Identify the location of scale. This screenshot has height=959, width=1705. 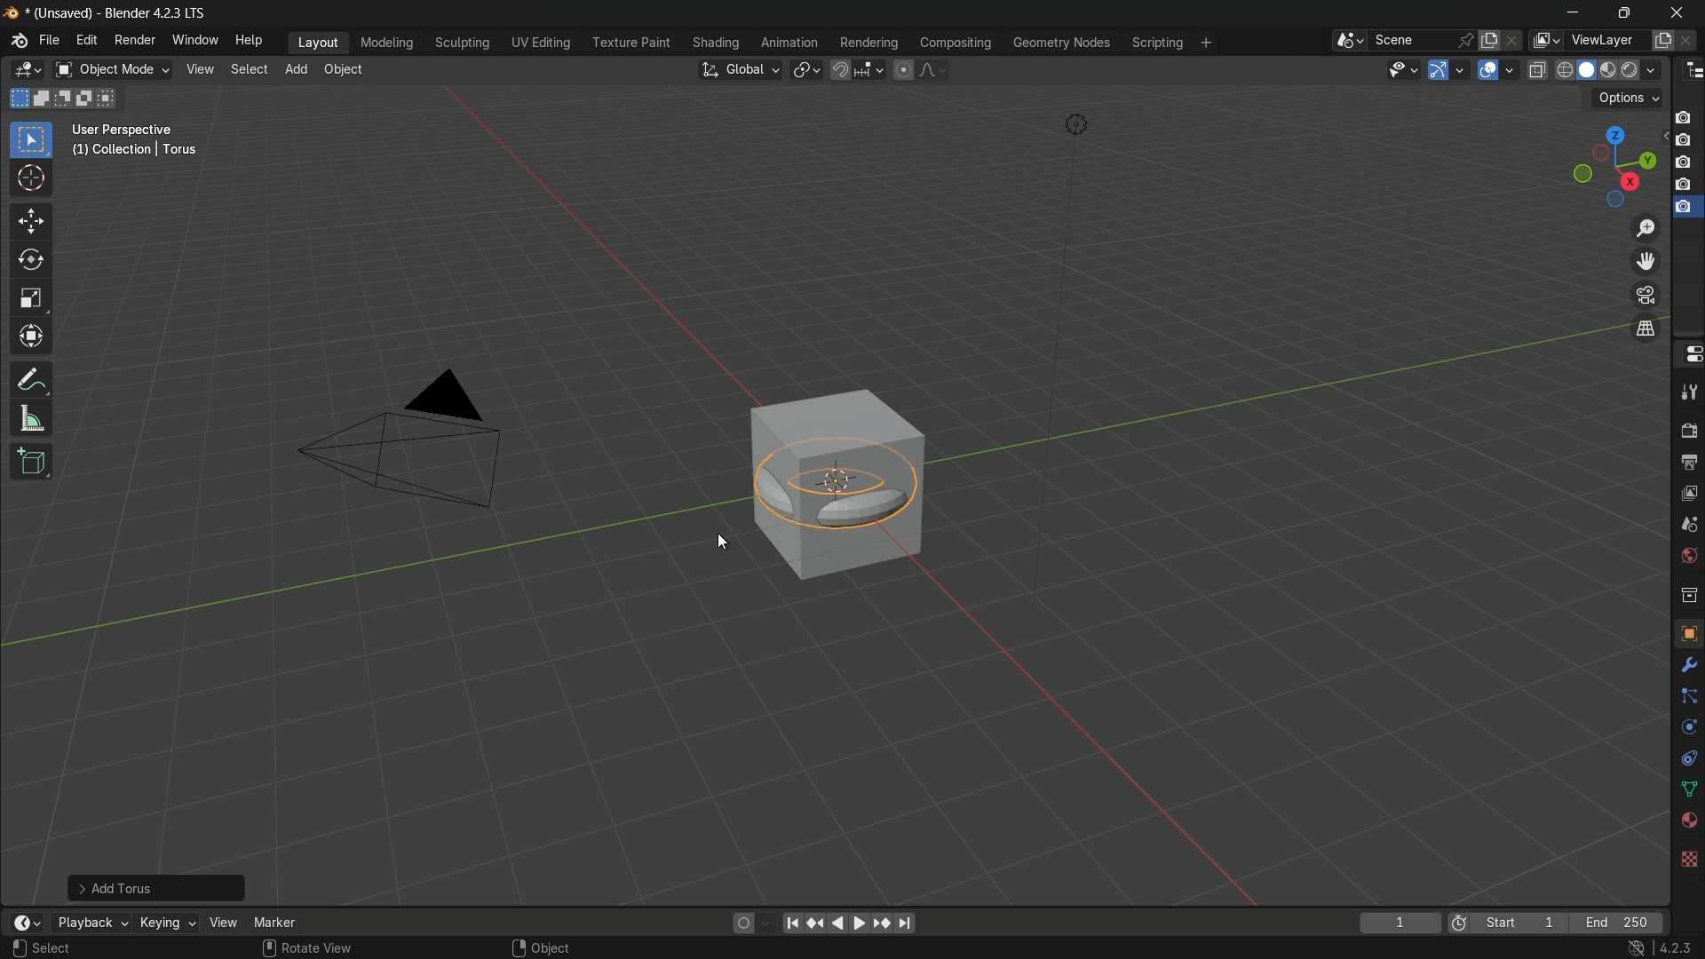
(31, 299).